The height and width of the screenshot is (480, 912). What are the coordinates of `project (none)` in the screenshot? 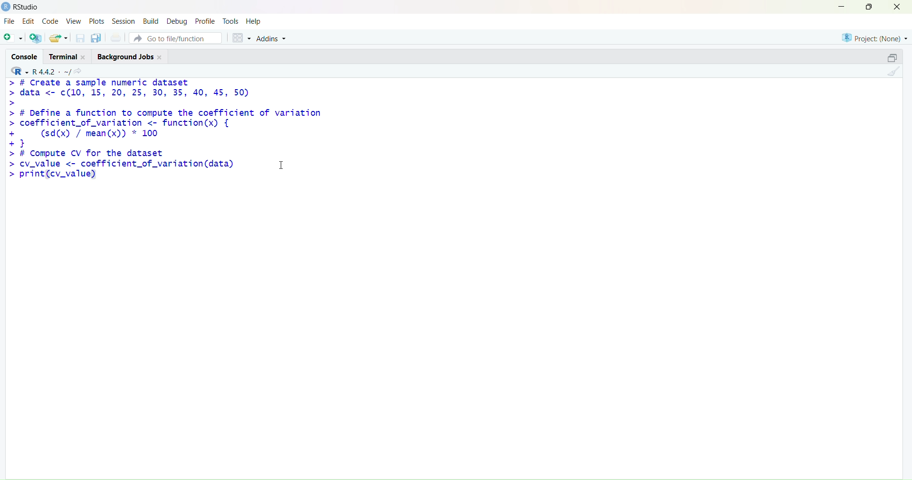 It's located at (874, 38).